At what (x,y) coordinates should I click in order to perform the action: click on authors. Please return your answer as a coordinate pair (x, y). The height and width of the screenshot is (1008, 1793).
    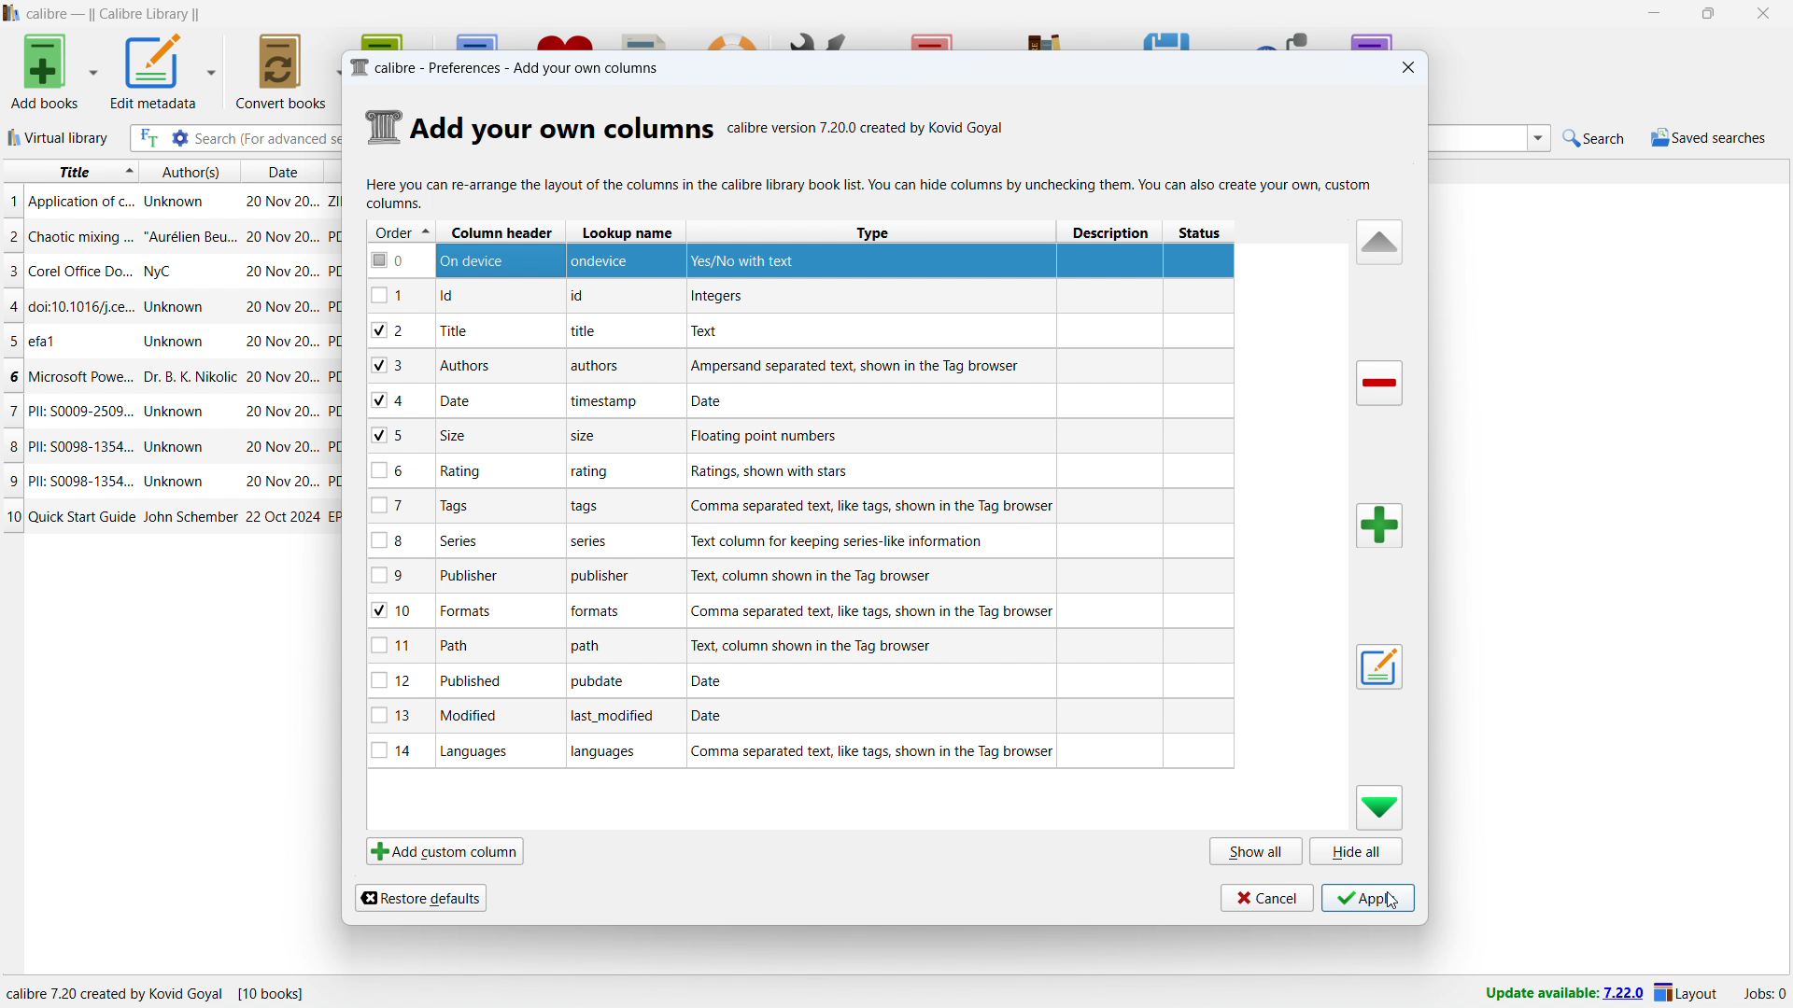
    Looking at the image, I should click on (600, 368).